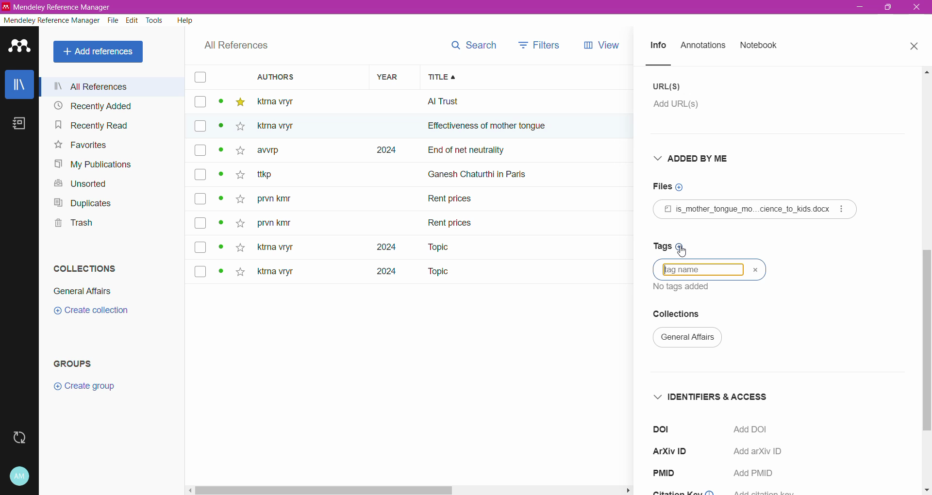 Image resolution: width=932 pixels, height=495 pixels. Describe the element at coordinates (703, 46) in the screenshot. I see `Annotations` at that location.